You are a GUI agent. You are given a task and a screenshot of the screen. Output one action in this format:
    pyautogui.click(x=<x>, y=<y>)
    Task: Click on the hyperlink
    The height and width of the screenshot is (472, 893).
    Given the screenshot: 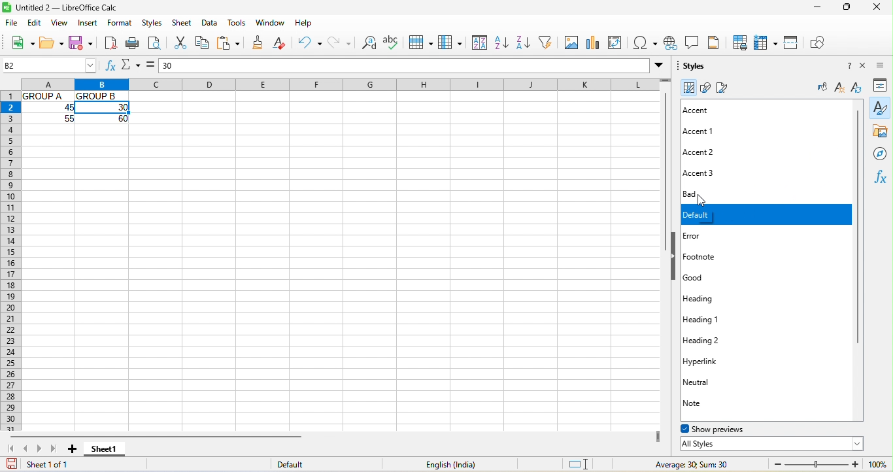 What is the action you would take?
    pyautogui.click(x=714, y=360)
    